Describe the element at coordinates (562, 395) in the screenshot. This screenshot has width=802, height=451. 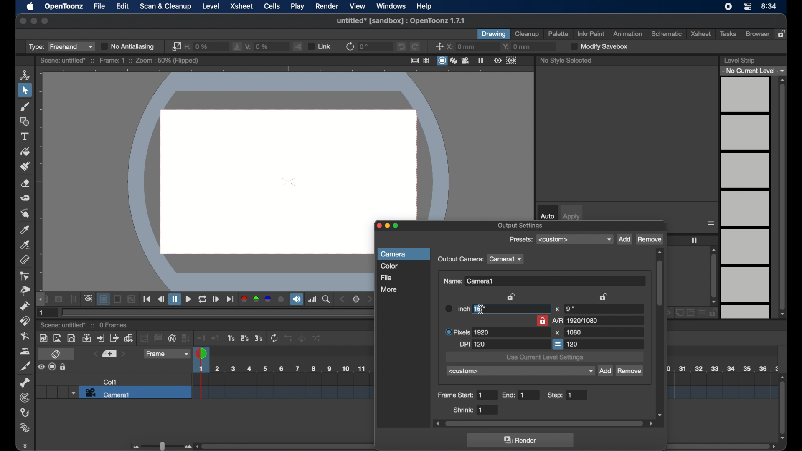
I see `step` at that location.